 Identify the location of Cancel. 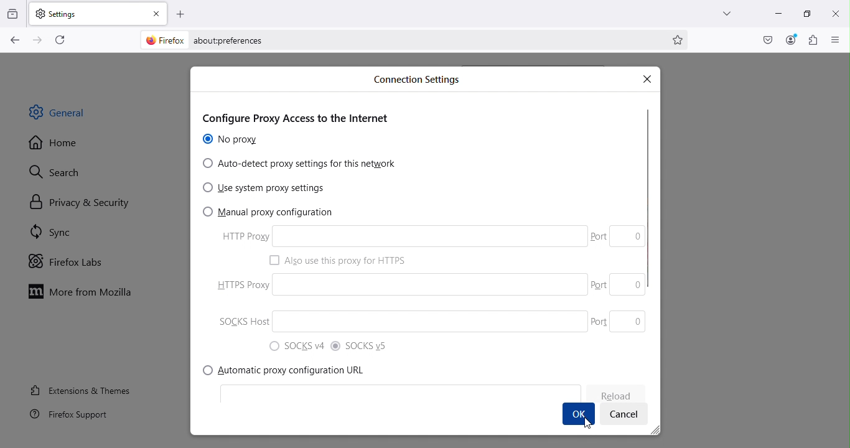
(623, 416).